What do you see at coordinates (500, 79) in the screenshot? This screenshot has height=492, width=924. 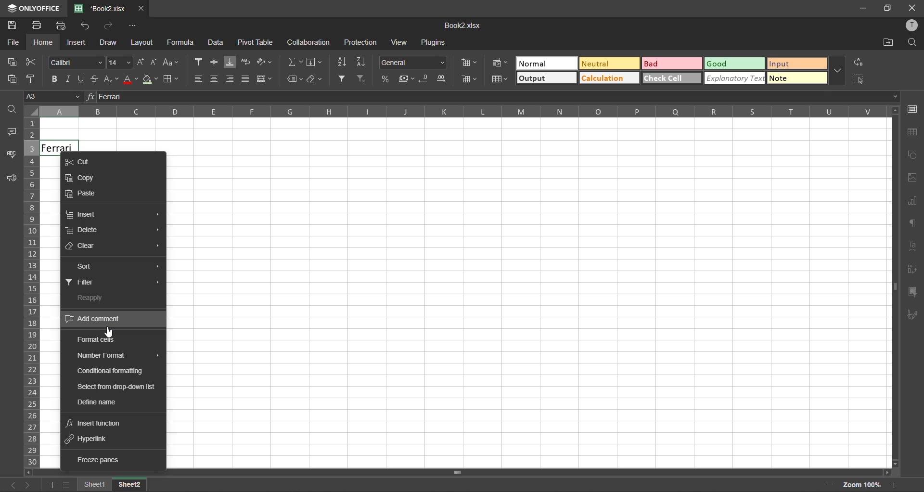 I see `format as table` at bounding box center [500, 79].